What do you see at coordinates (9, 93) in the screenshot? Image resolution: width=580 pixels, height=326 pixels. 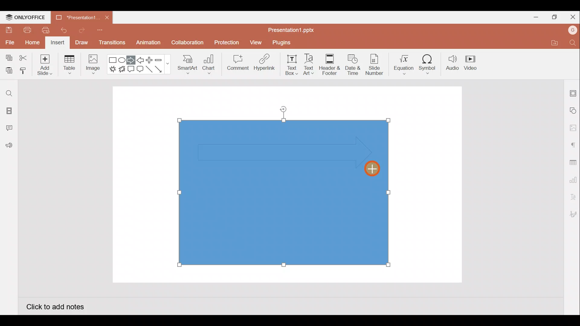 I see `Find` at bounding box center [9, 93].